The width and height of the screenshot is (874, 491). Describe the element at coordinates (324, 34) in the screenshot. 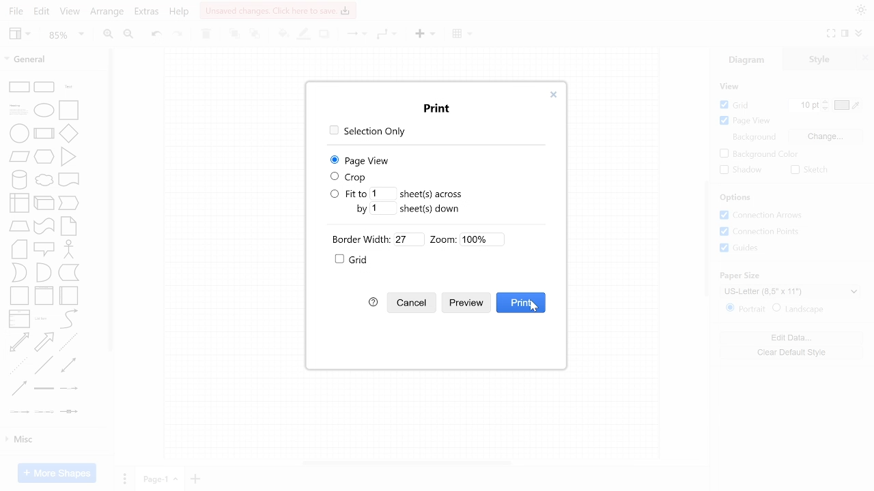

I see `Shadow ` at that location.